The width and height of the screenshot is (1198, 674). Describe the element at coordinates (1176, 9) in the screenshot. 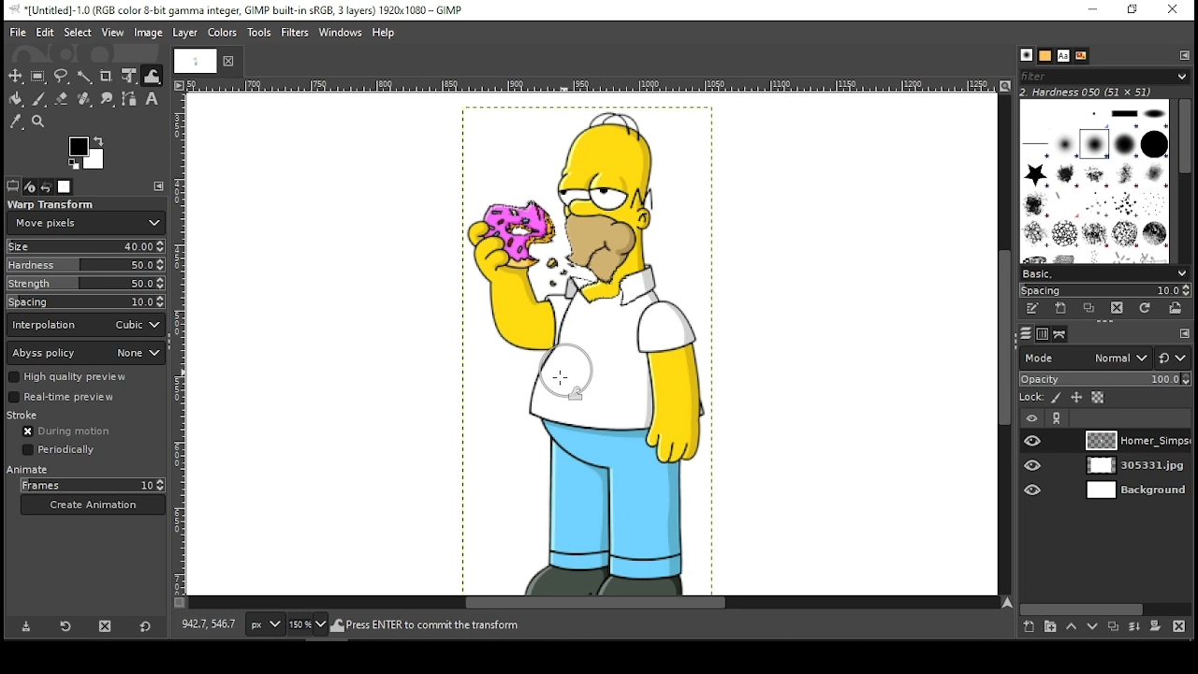

I see `close window` at that location.